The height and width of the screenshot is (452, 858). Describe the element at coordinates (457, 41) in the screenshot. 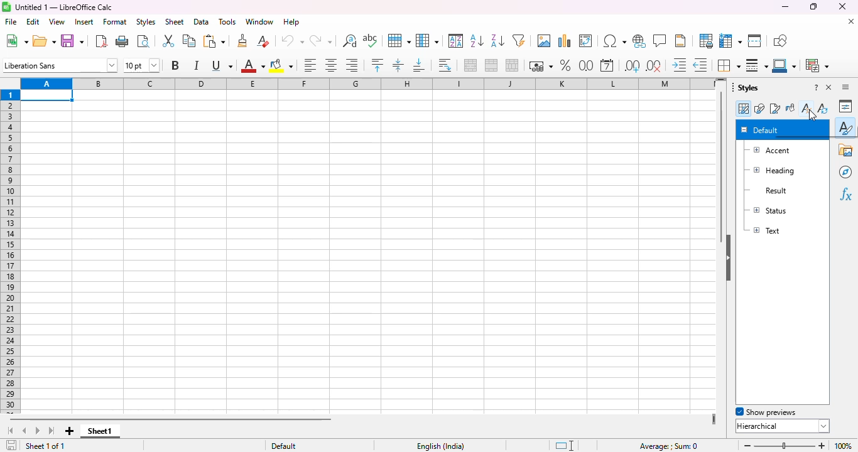

I see `sort` at that location.